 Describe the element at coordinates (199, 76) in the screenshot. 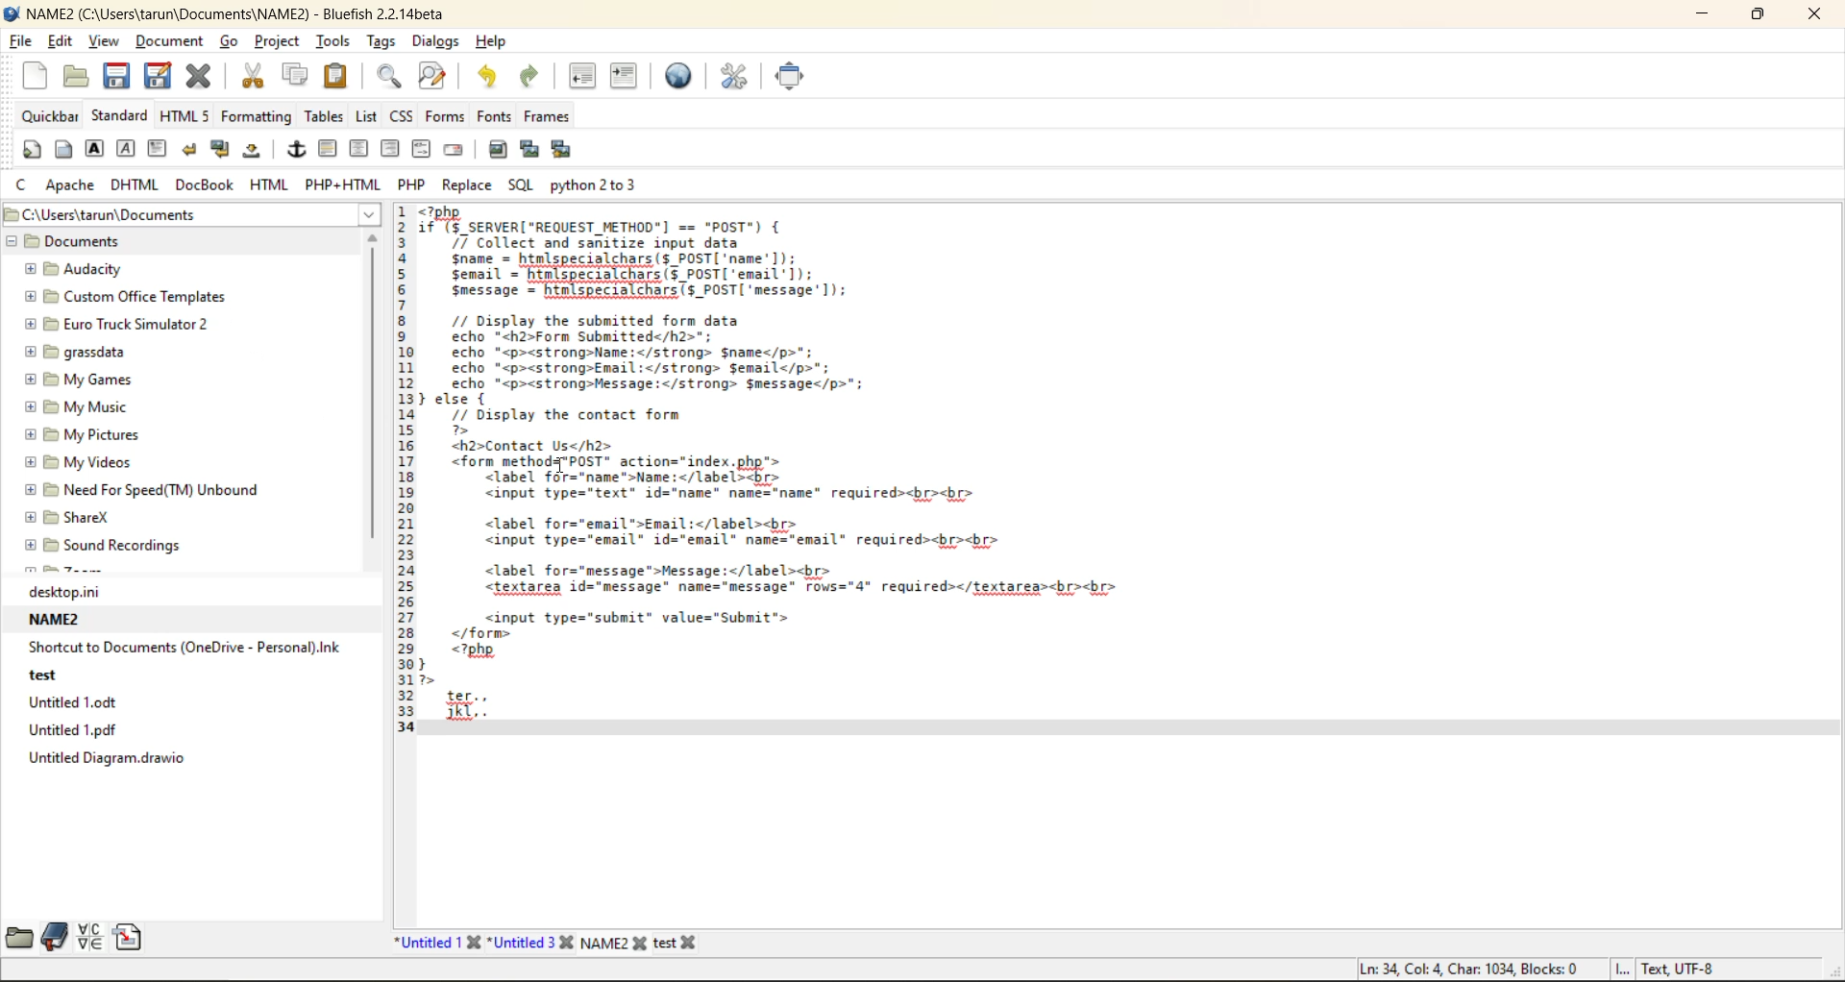

I see `close file` at that location.